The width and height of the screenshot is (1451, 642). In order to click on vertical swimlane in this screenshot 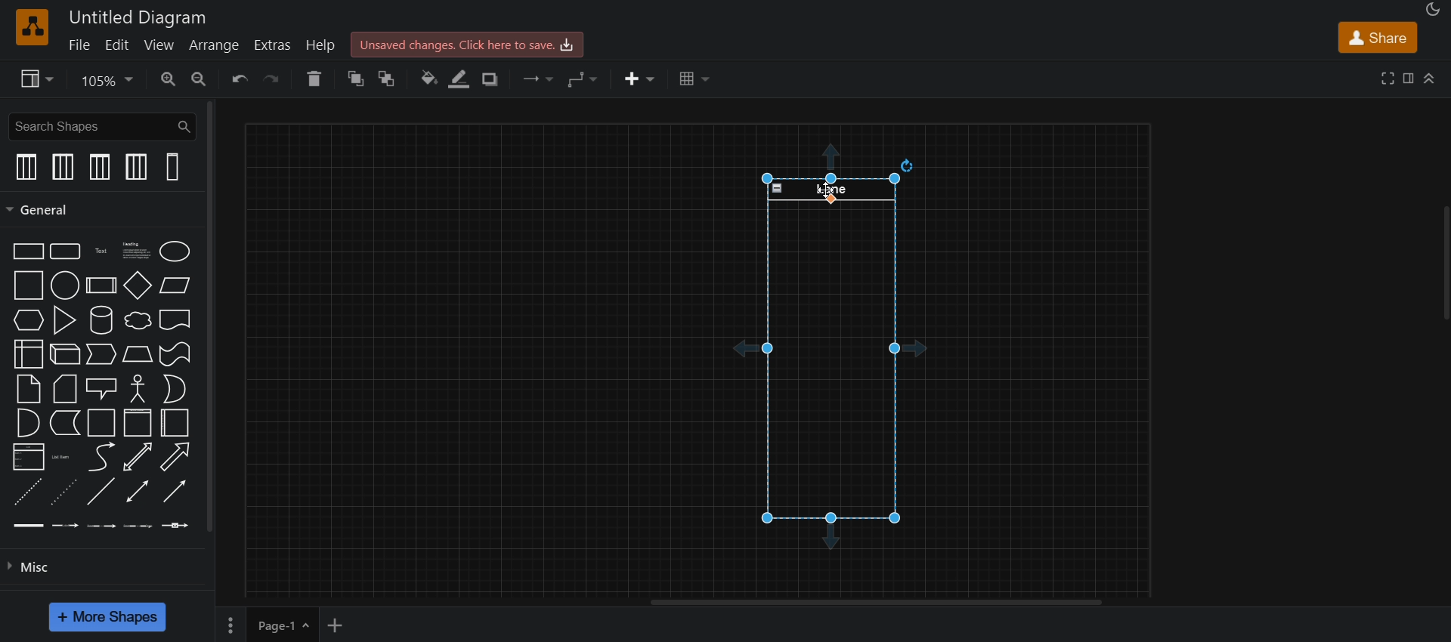, I will do `click(832, 349)`.